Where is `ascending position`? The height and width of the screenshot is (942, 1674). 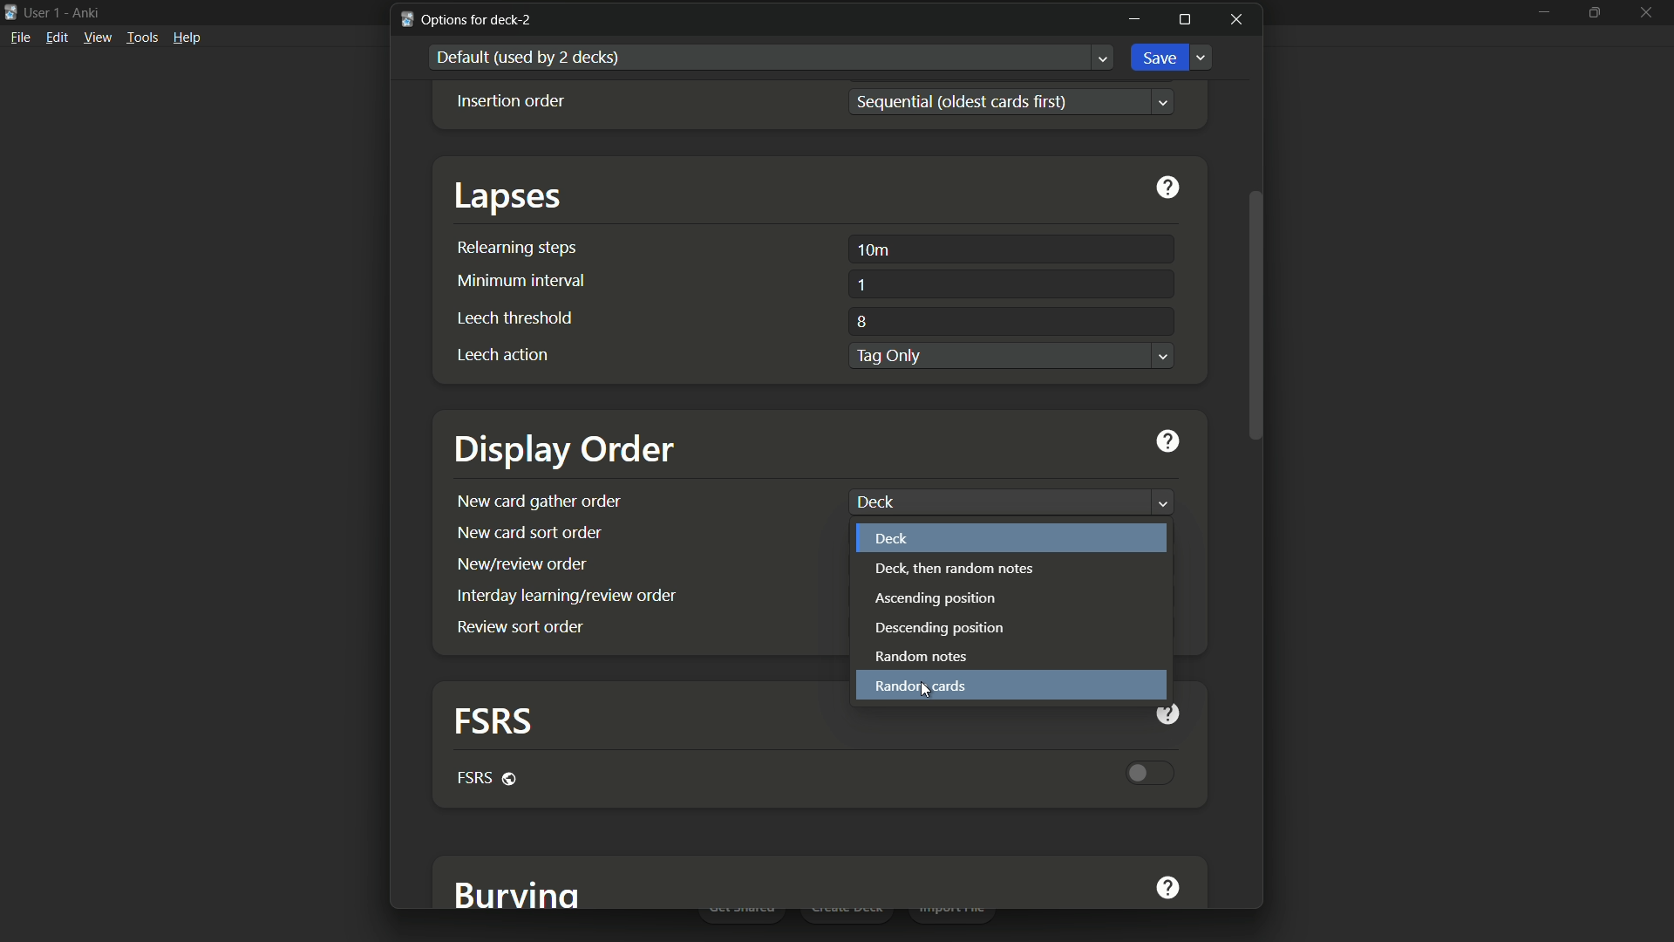
ascending position is located at coordinates (935, 598).